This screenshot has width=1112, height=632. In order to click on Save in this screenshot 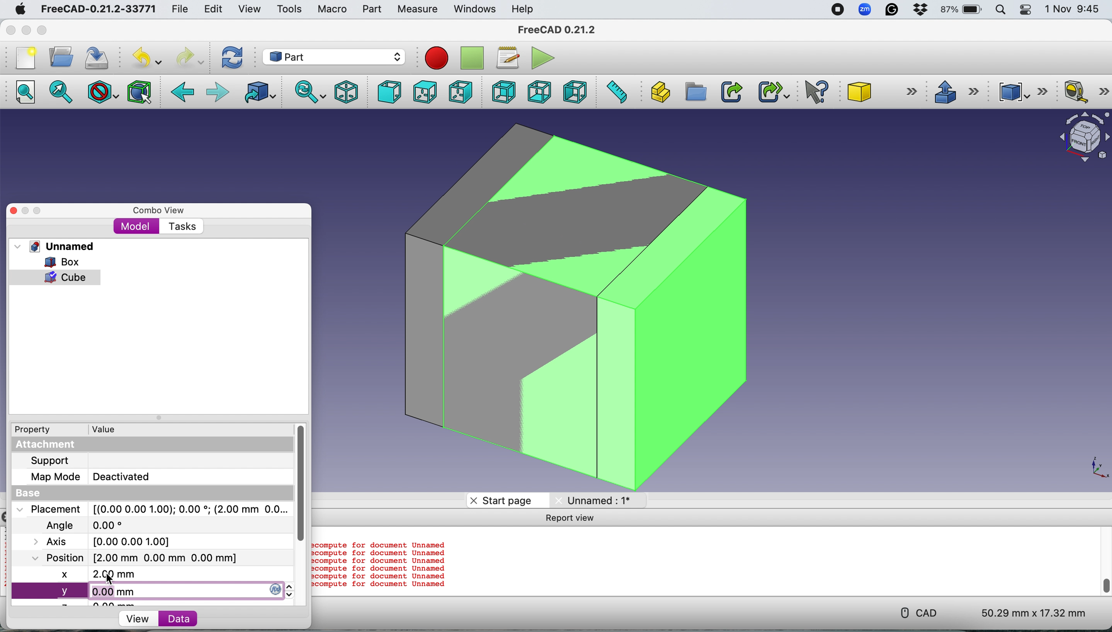, I will do `click(99, 56)`.